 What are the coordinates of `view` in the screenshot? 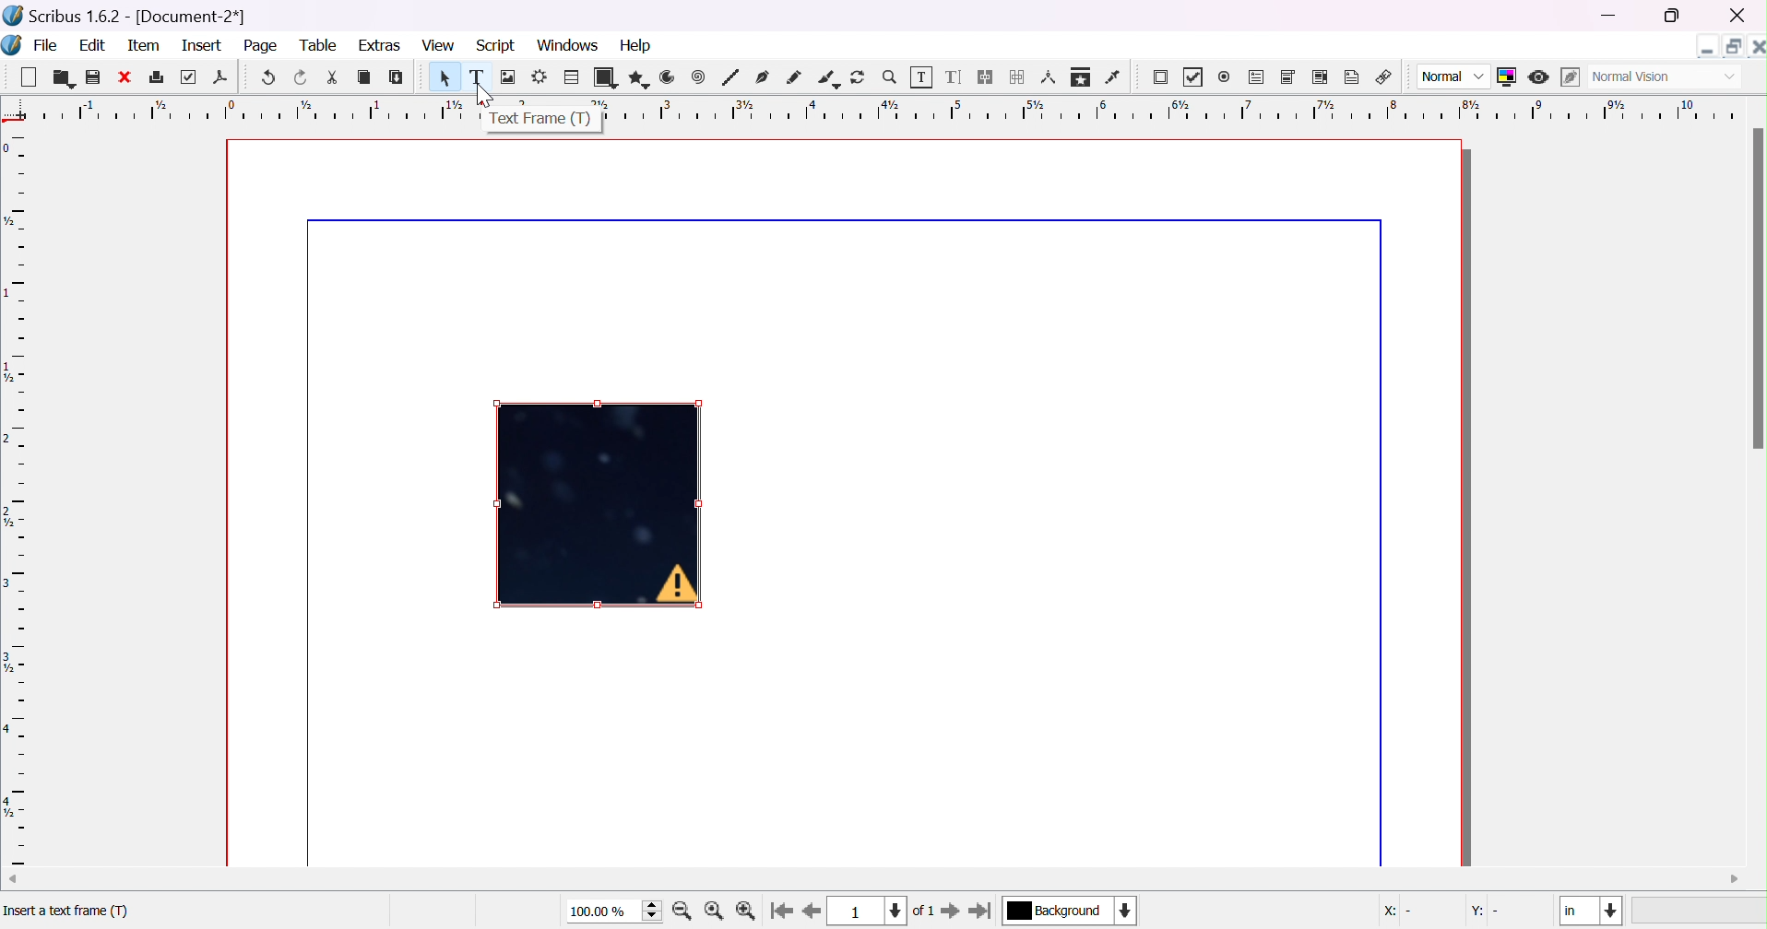 It's located at (435, 44).